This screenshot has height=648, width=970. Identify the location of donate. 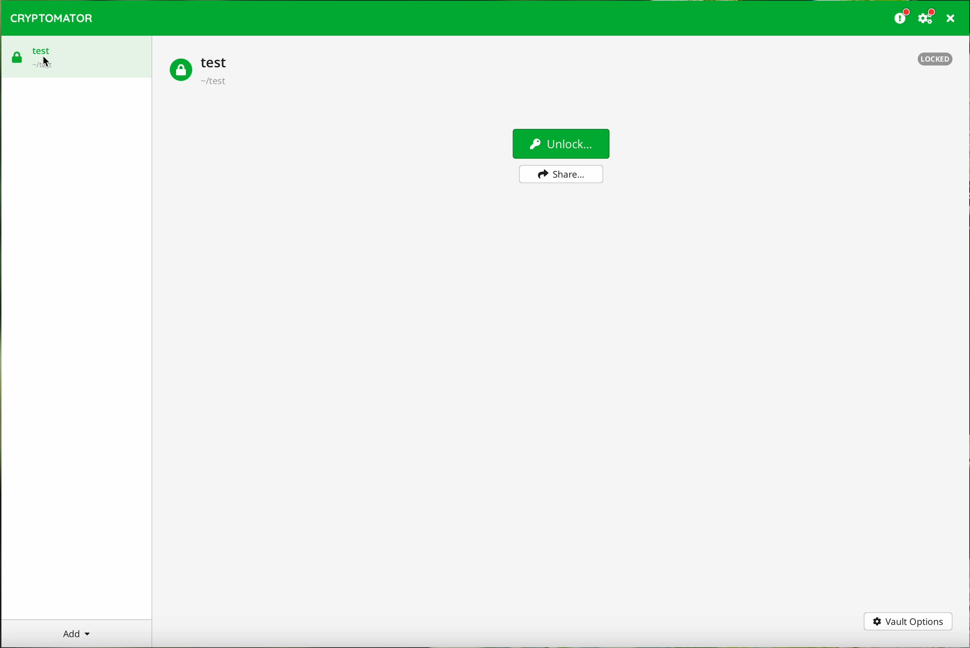
(900, 18).